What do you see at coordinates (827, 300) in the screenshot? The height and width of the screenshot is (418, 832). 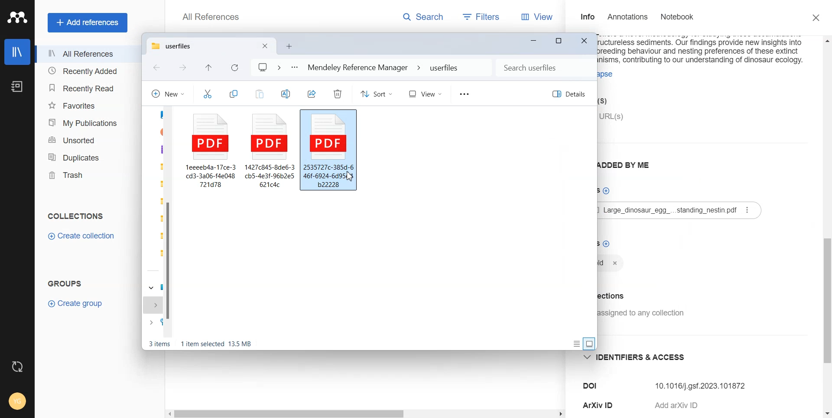 I see `Vertical scrollbar` at bounding box center [827, 300].